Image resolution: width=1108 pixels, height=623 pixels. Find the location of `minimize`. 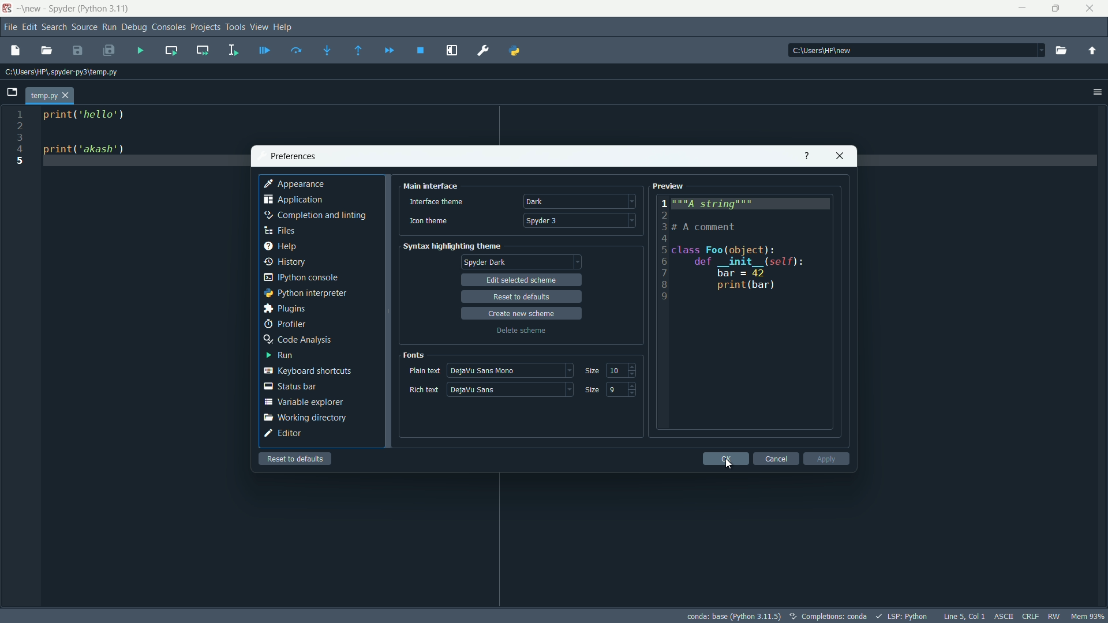

minimize is located at coordinates (1022, 8).